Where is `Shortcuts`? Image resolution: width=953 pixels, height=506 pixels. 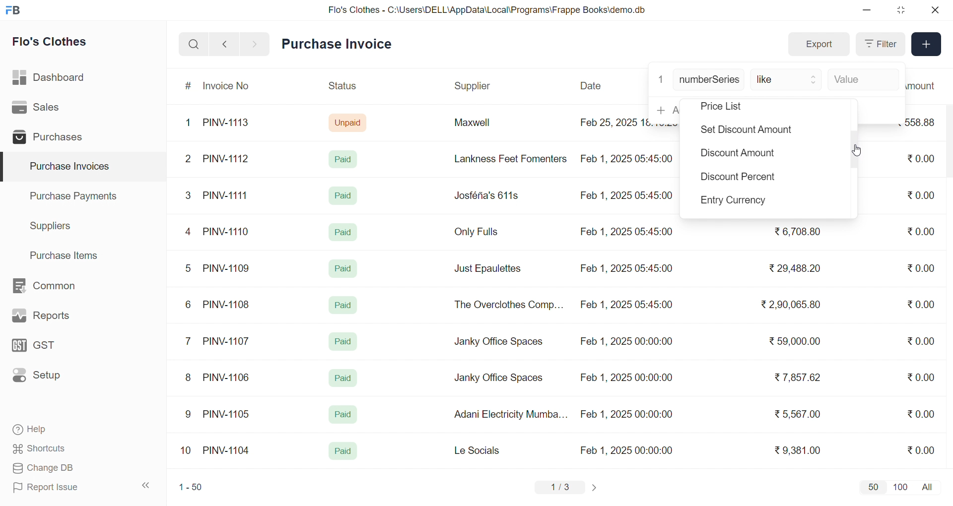 Shortcuts is located at coordinates (63, 449).